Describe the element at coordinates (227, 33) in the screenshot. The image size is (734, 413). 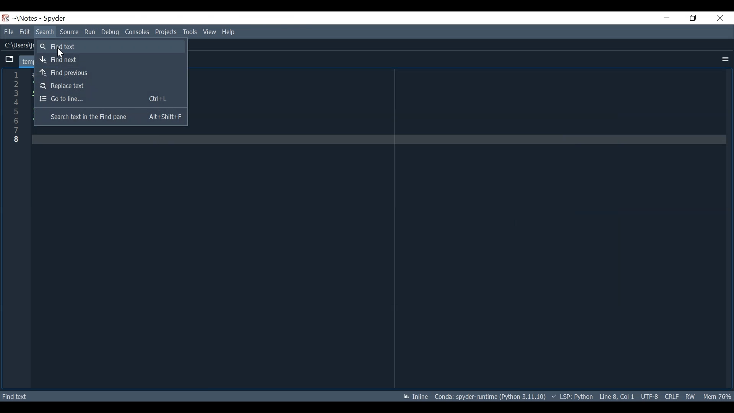
I see `Help` at that location.